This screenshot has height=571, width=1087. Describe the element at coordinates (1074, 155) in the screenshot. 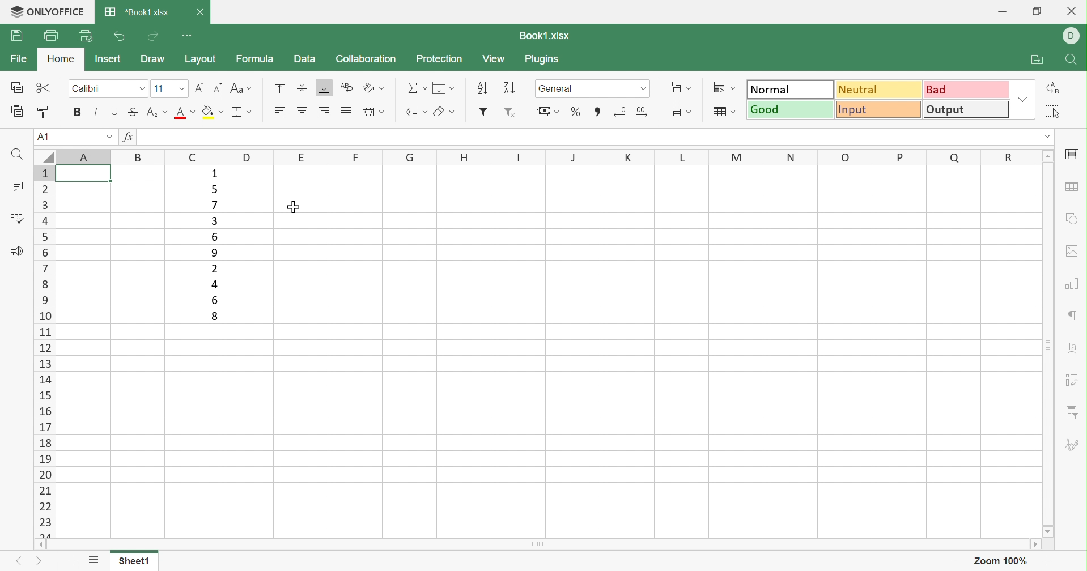

I see `cell settings` at that location.